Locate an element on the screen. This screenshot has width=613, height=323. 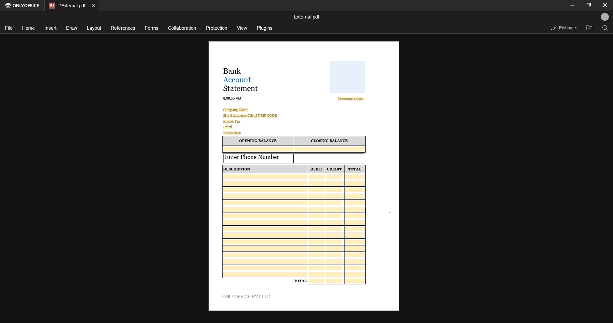
Fields is located at coordinates (338, 281).